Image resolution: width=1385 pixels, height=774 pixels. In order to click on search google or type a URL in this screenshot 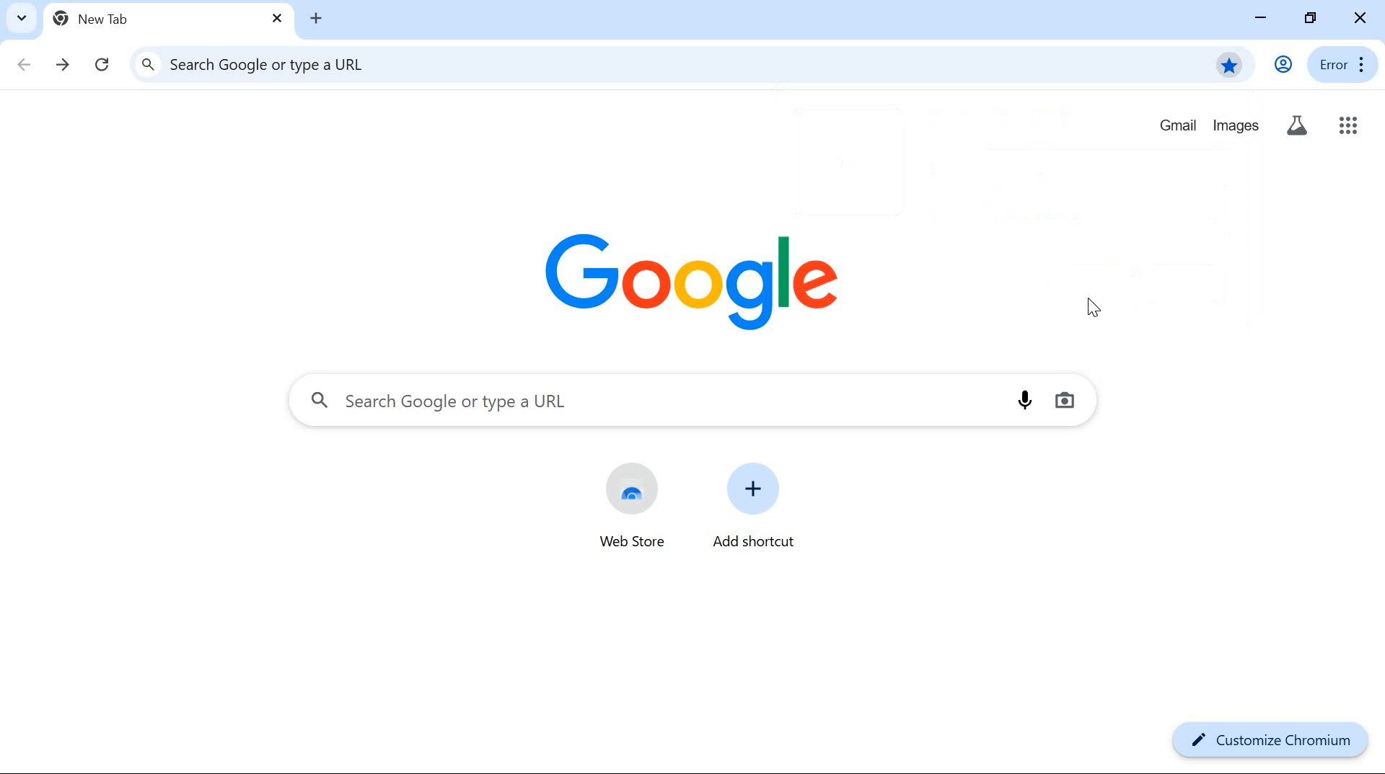, I will do `click(654, 402)`.